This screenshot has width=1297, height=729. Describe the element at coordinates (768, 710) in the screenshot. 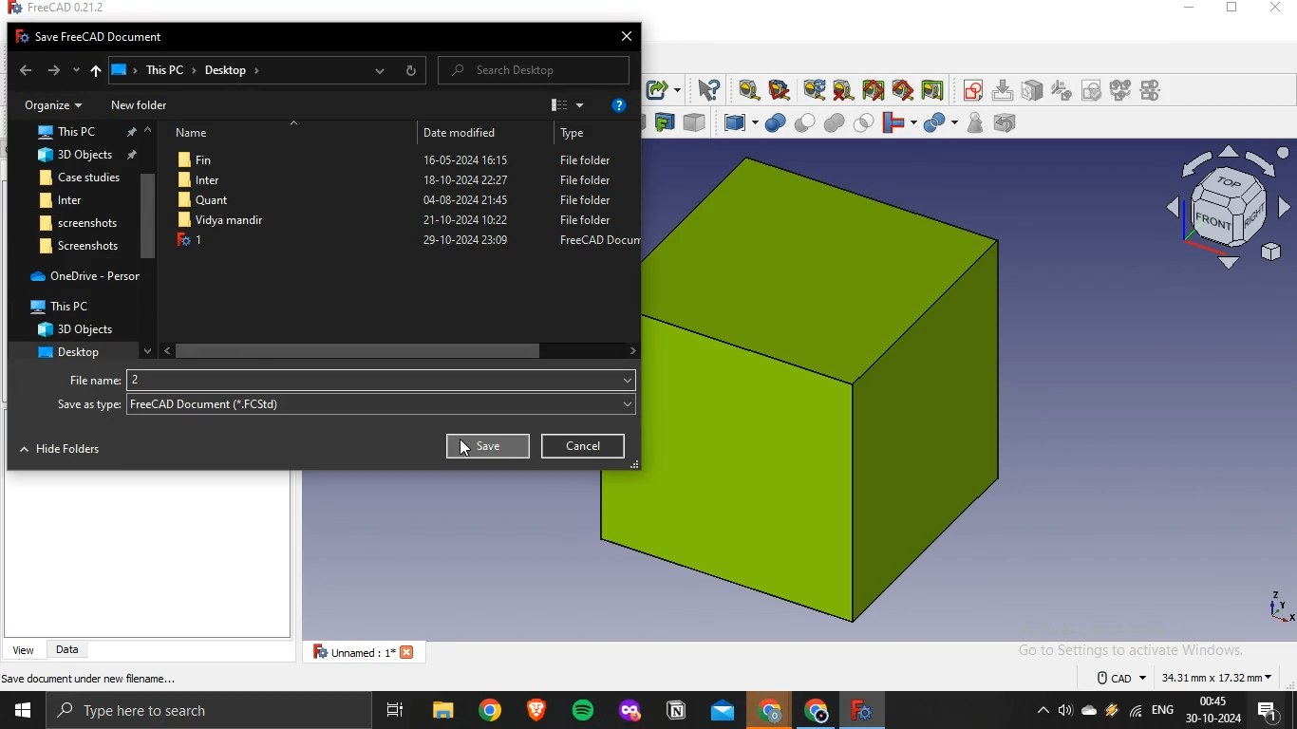

I see `google crome` at that location.